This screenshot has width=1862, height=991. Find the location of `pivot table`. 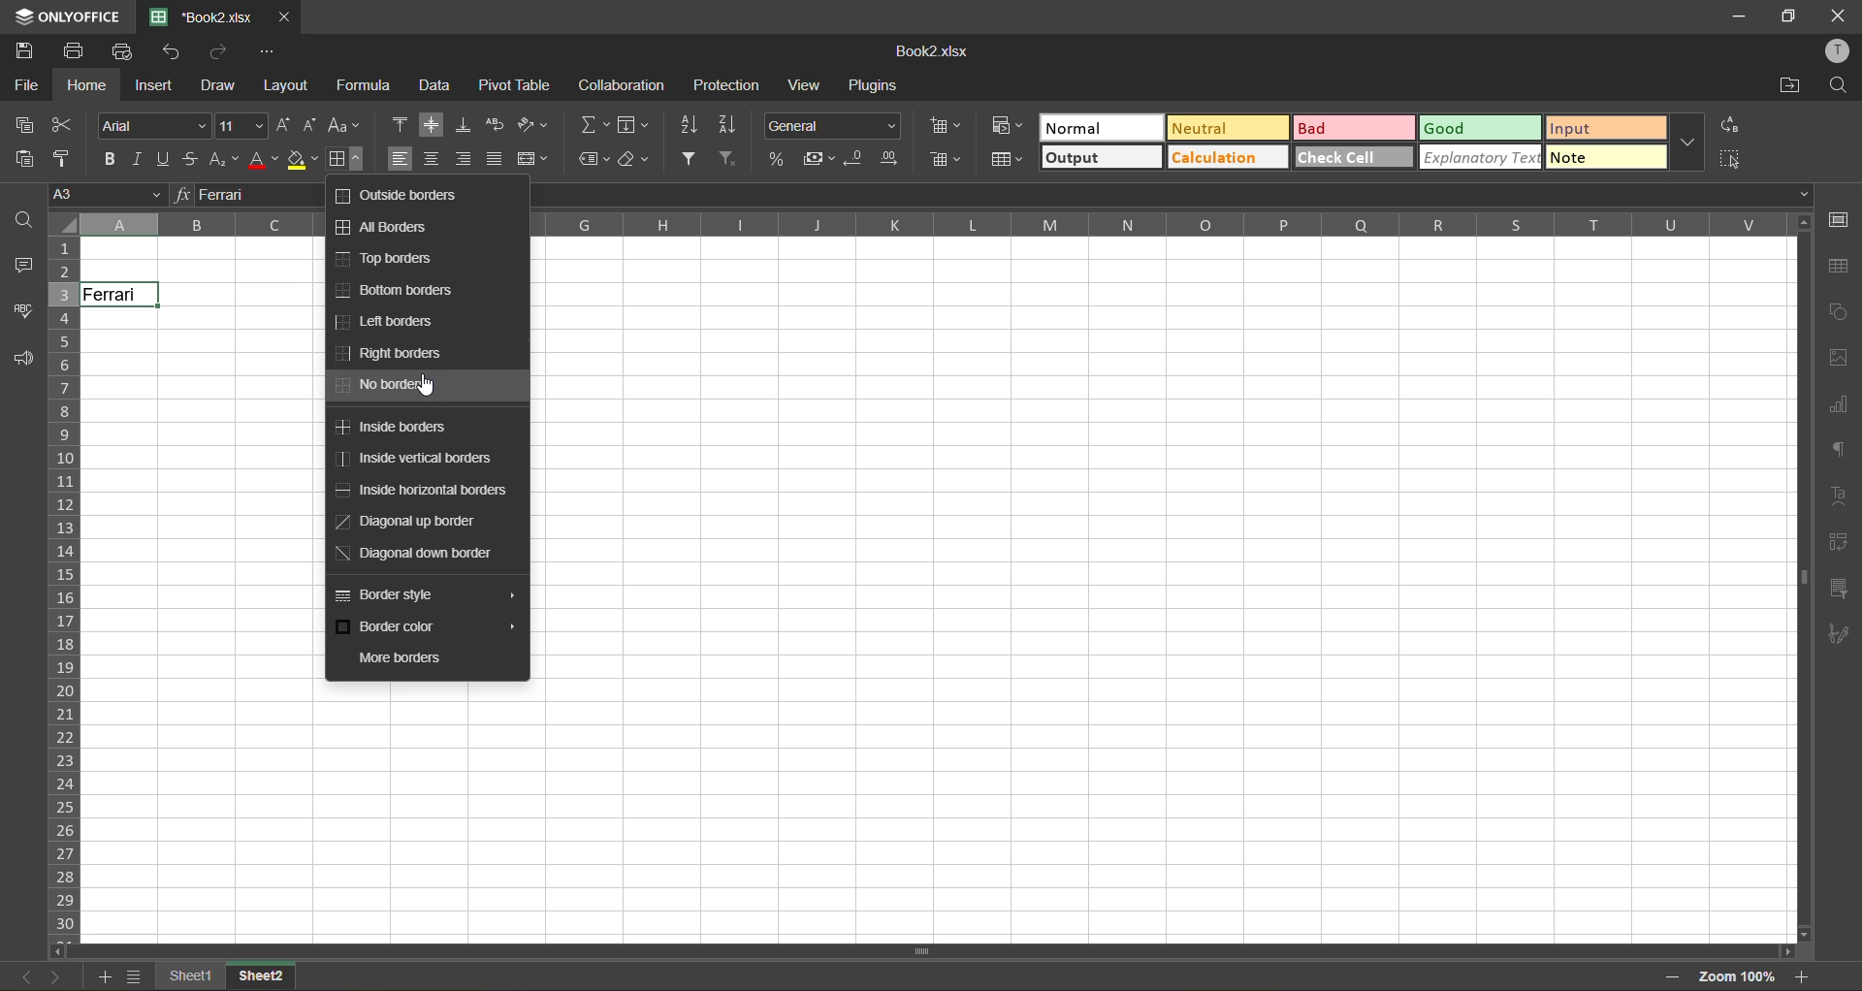

pivot table is located at coordinates (1838, 542).